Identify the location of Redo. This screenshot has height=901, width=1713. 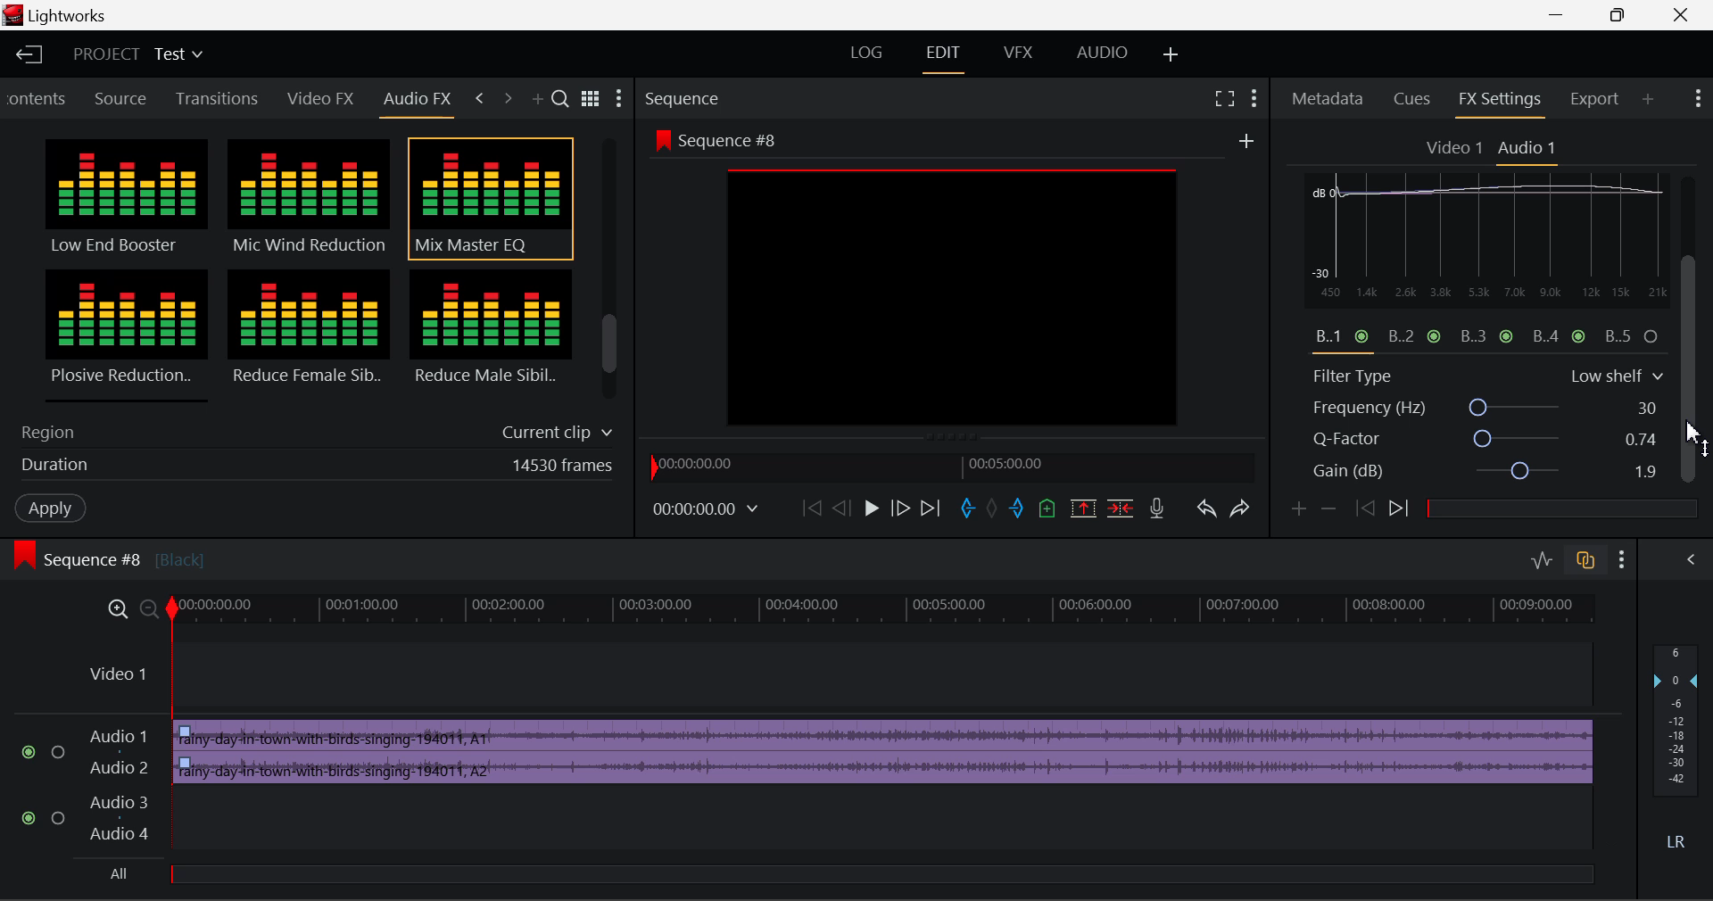
(1245, 514).